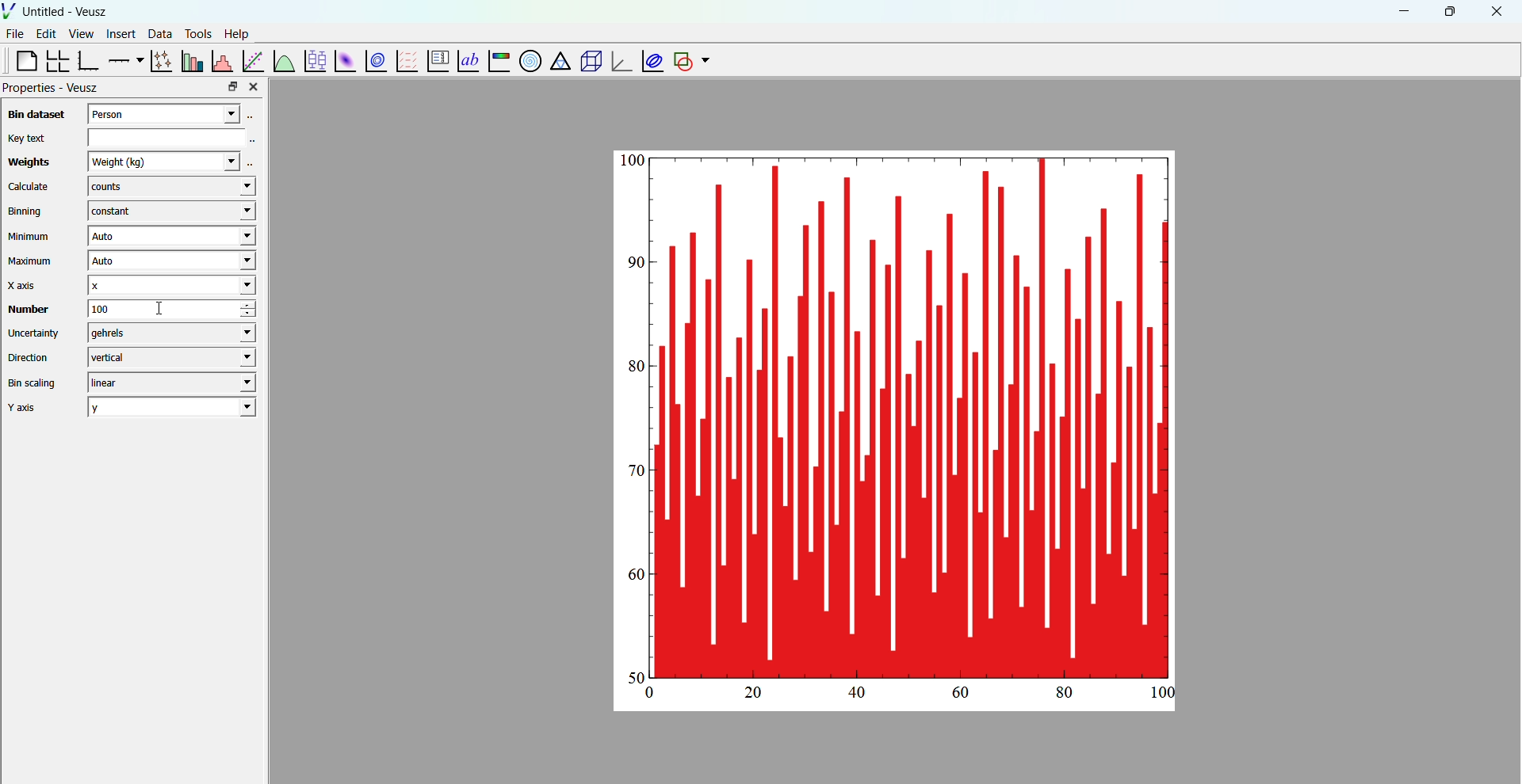  Describe the element at coordinates (233, 87) in the screenshot. I see `maximize property bar` at that location.